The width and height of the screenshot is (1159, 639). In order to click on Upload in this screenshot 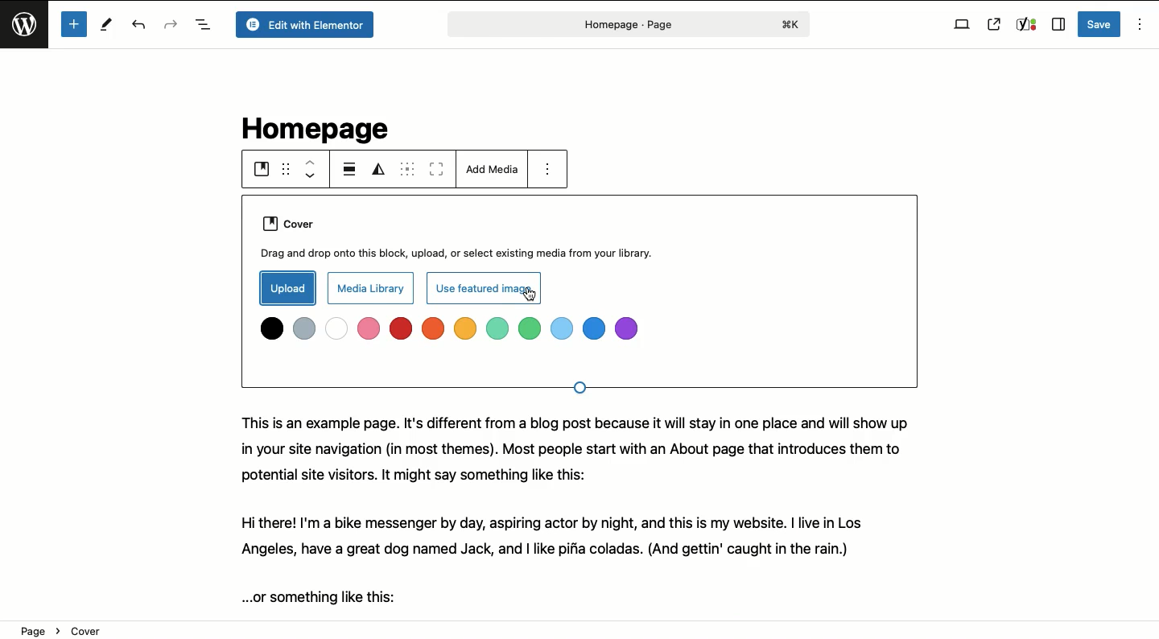, I will do `click(287, 288)`.